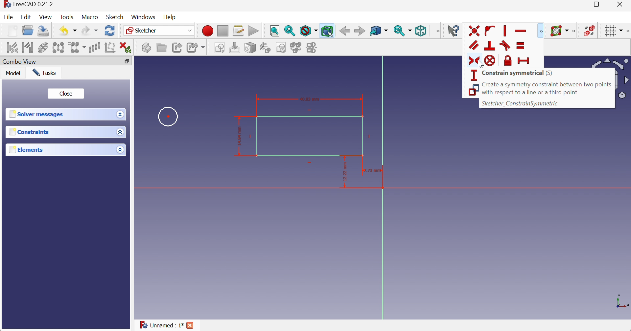 Image resolution: width=631 pixels, height=331 pixels. I want to click on Make sub-link, so click(196, 48).